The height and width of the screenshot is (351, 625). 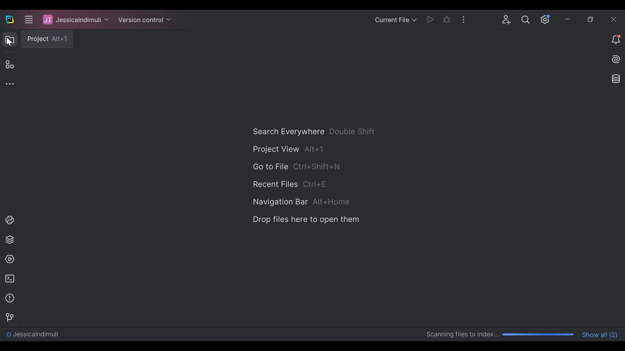 What do you see at coordinates (591, 19) in the screenshot?
I see `Restore` at bounding box center [591, 19].